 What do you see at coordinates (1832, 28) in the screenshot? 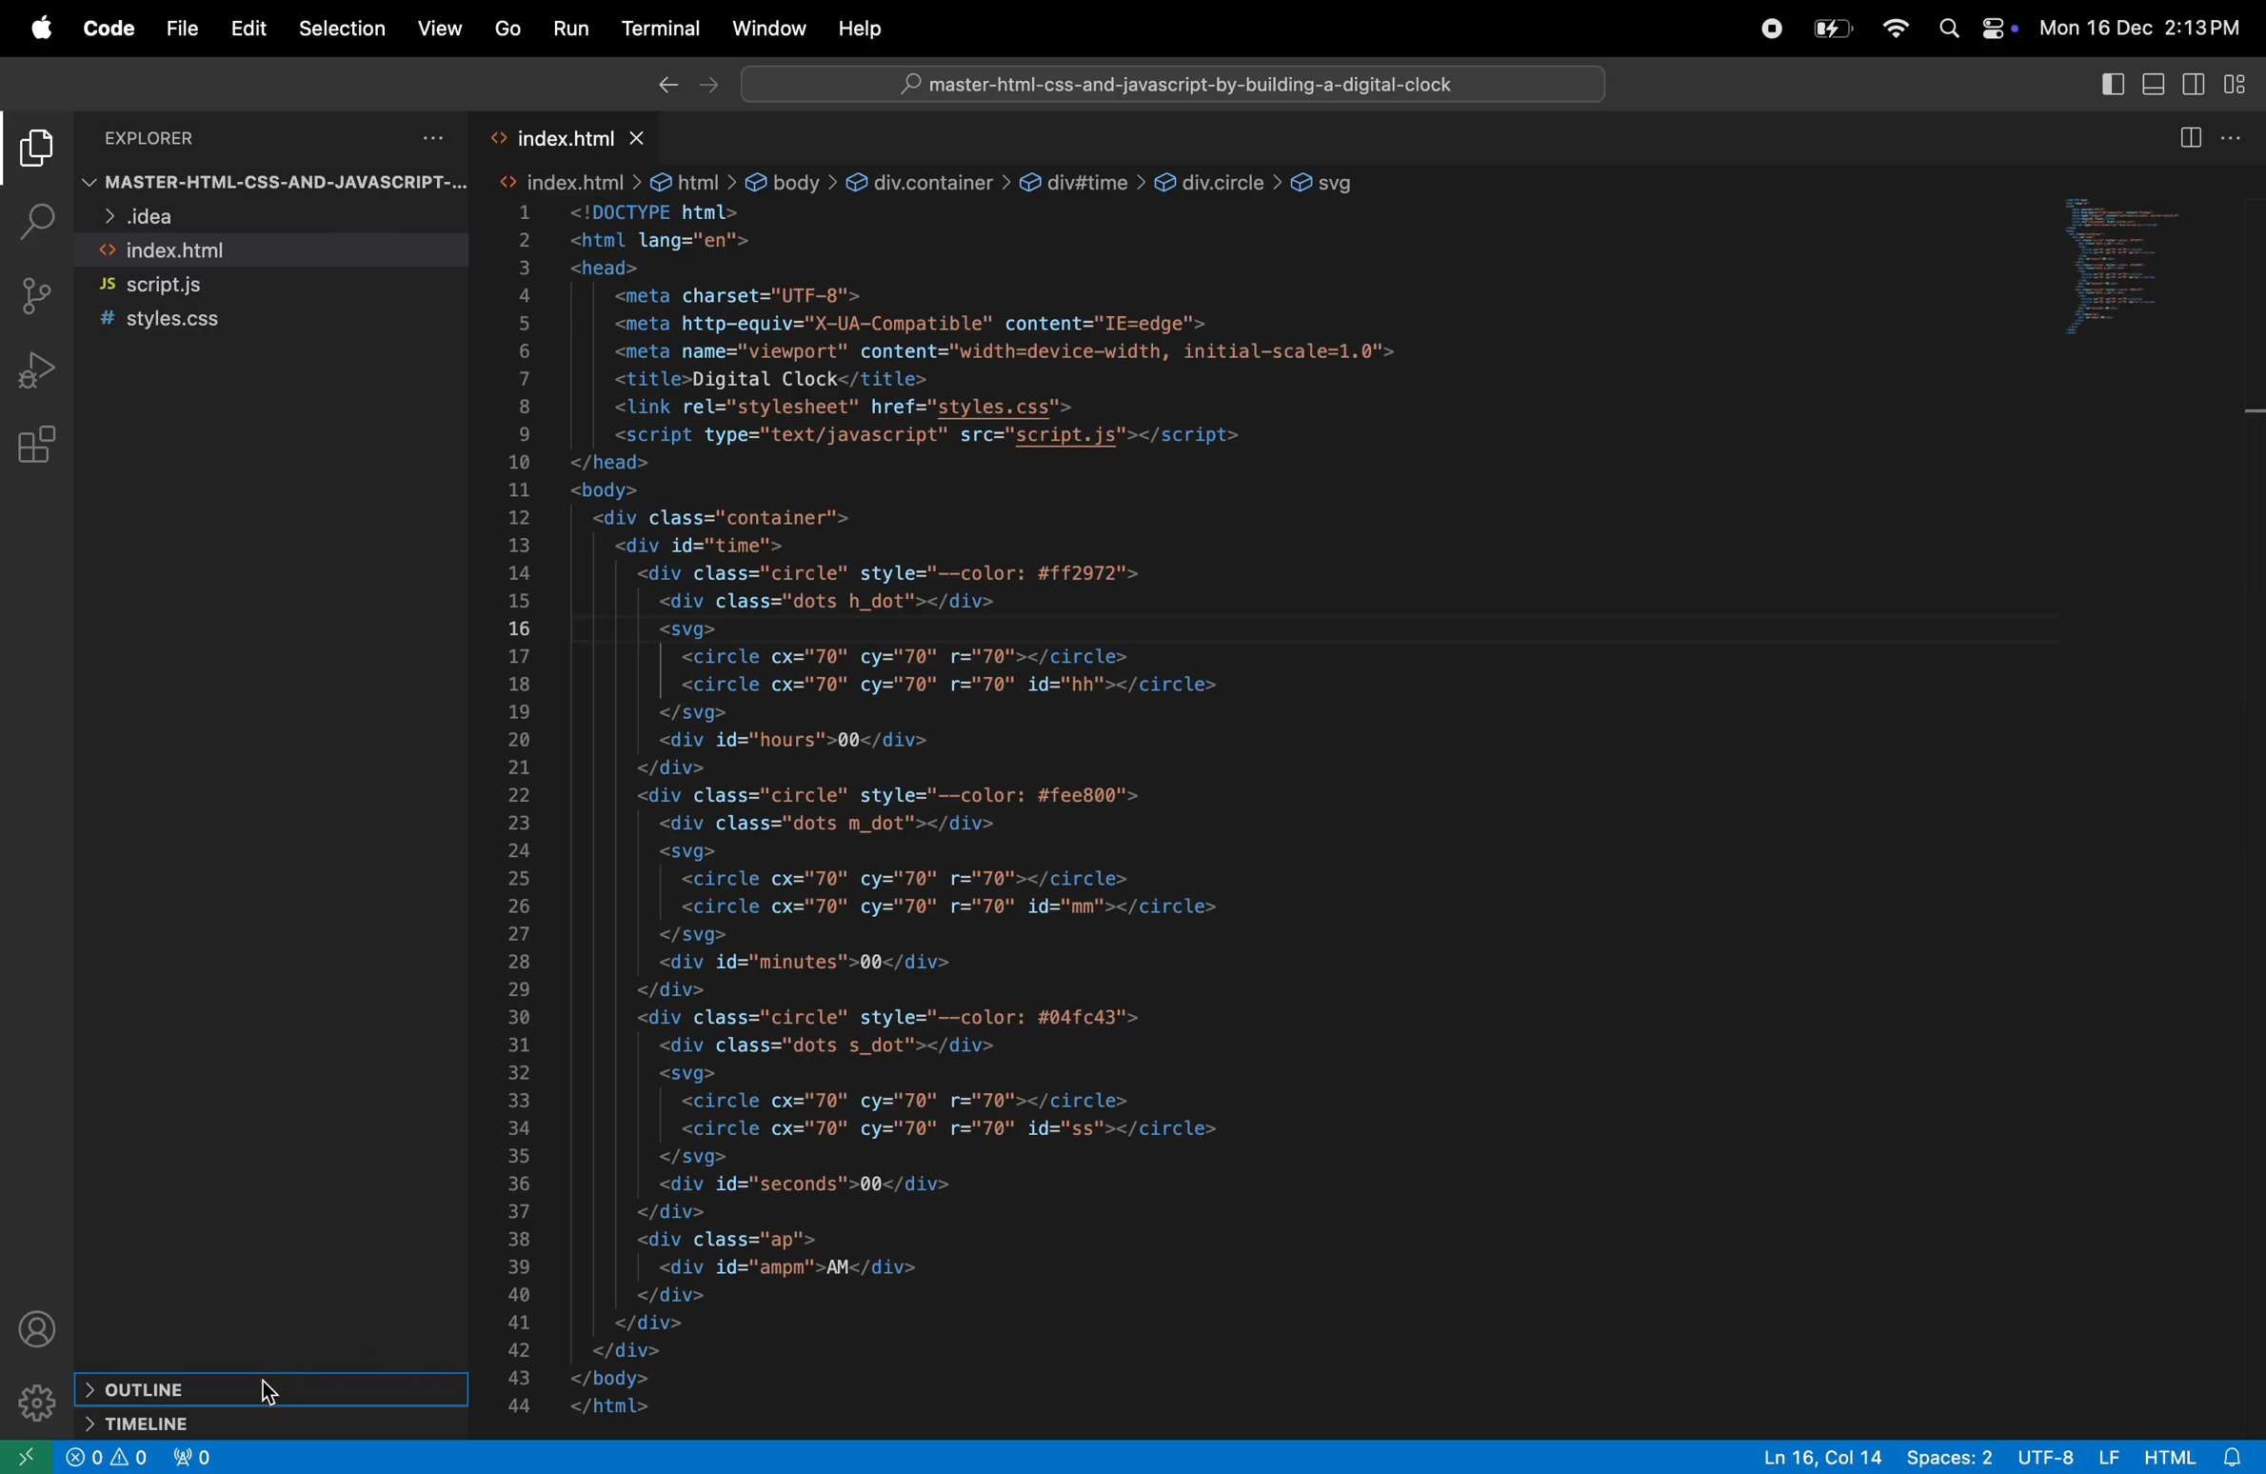
I see `battery` at bounding box center [1832, 28].